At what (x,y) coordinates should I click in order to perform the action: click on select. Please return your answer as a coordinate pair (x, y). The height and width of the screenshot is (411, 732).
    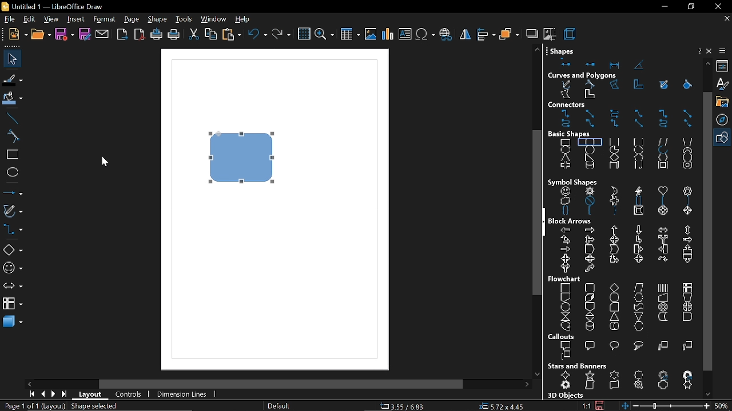
    Looking at the image, I should click on (10, 58).